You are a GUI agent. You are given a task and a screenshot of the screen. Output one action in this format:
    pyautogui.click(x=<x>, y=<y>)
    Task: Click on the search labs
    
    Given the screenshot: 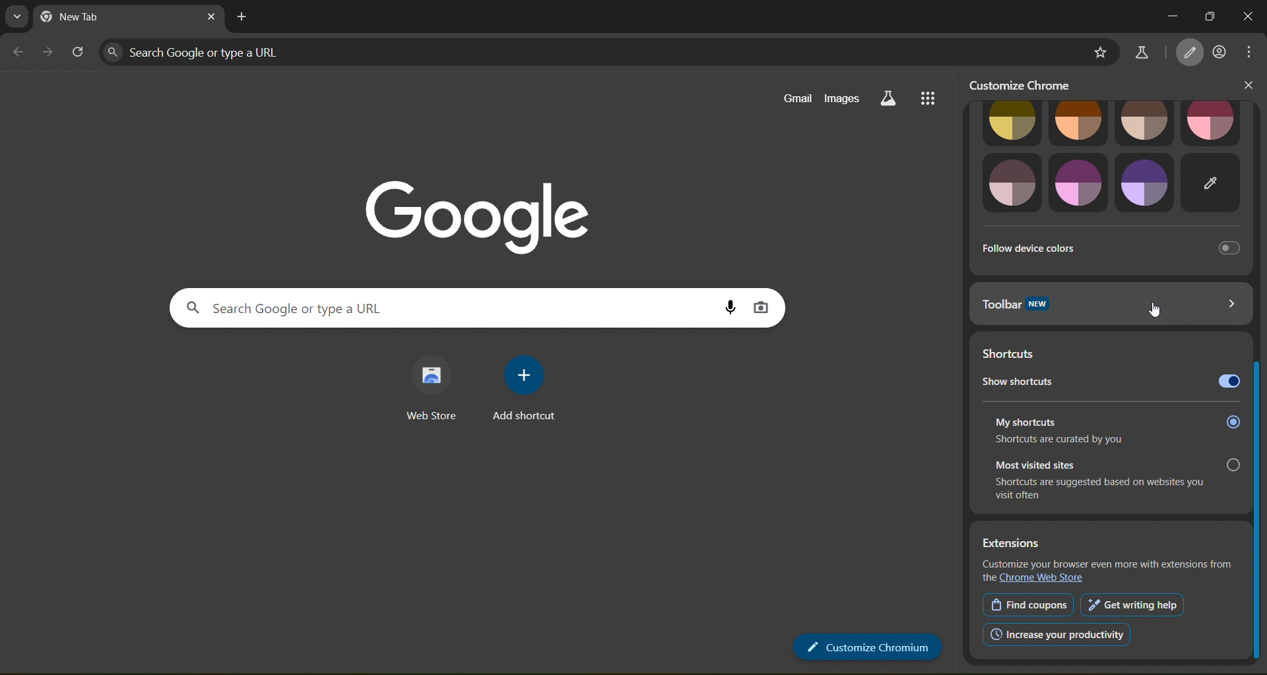 What is the action you would take?
    pyautogui.click(x=1141, y=53)
    